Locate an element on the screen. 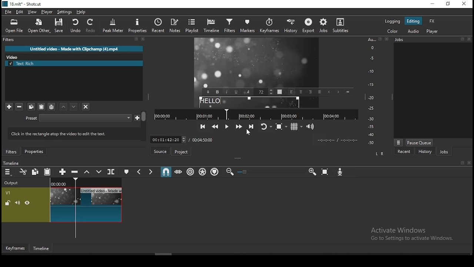 Image resolution: width=474 pixels, height=267 pixels. keyframes is located at coordinates (16, 248).